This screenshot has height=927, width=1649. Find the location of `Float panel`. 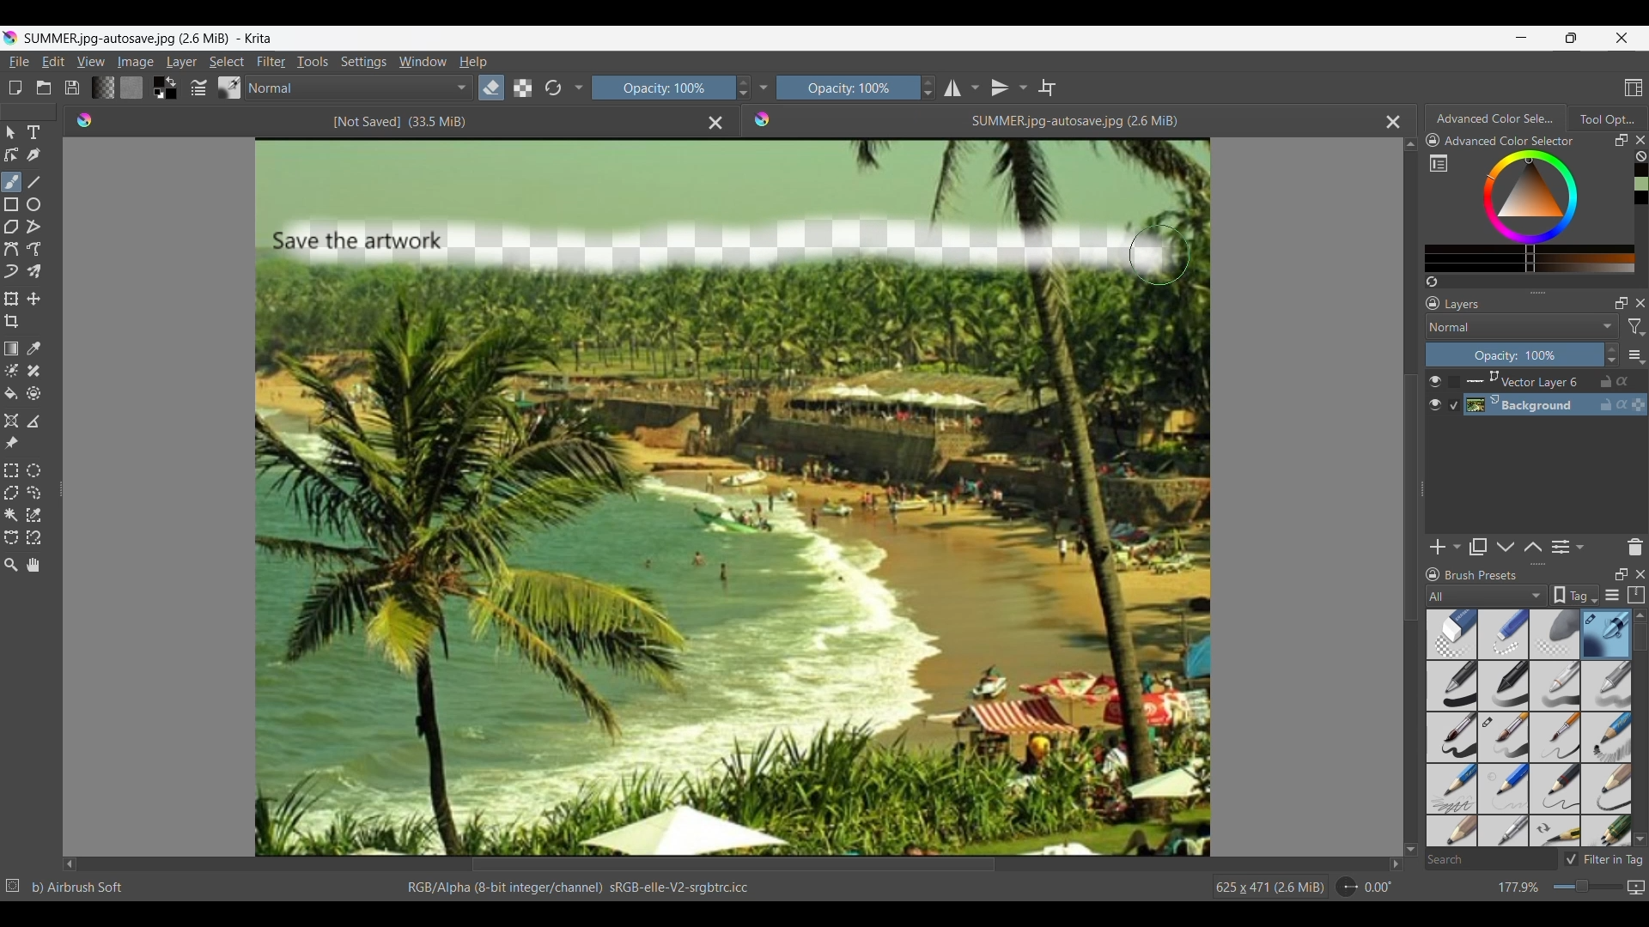

Float panel is located at coordinates (1622, 140).